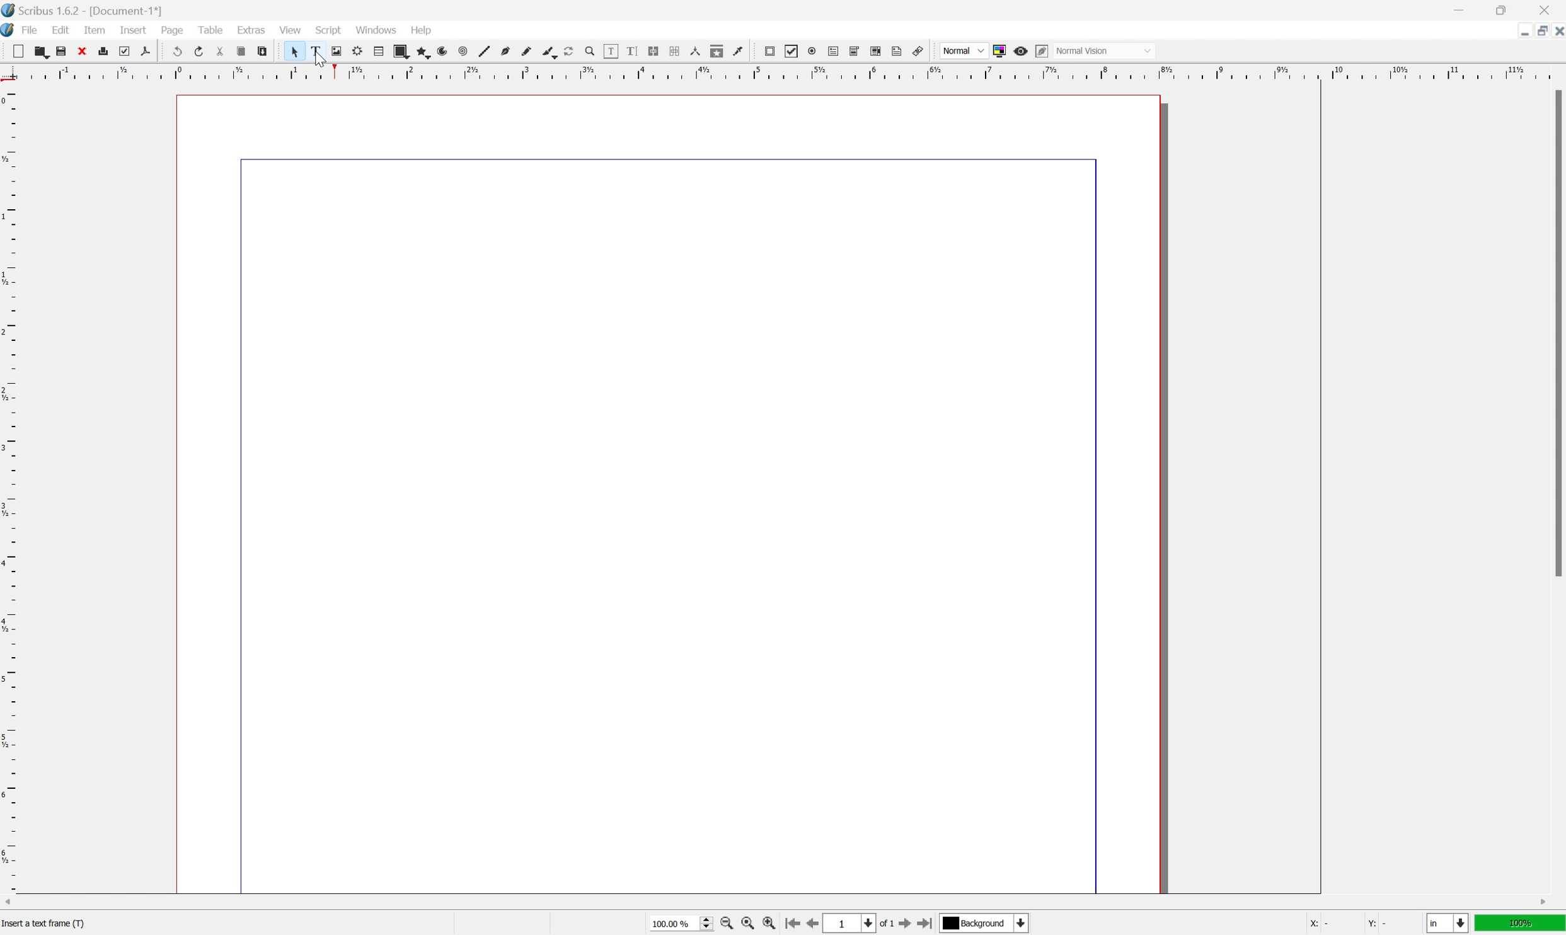  I want to click on print, so click(104, 50).